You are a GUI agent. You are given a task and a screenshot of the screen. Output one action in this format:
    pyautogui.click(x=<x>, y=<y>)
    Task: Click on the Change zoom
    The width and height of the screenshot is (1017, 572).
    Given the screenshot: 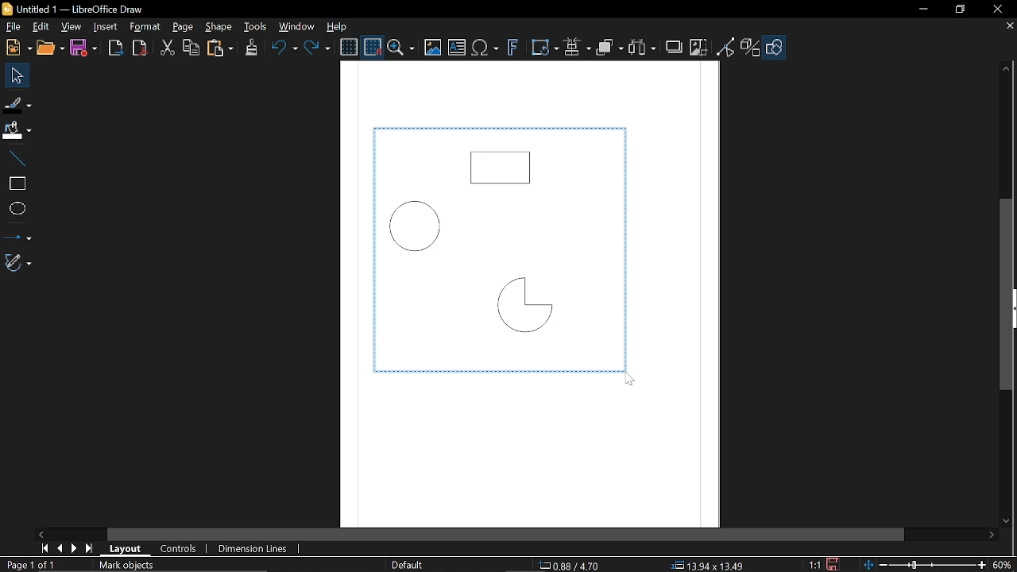 What is the action you would take?
    pyautogui.click(x=921, y=564)
    